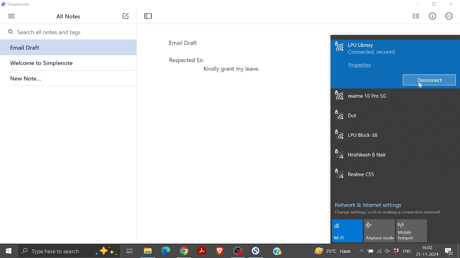  What do you see at coordinates (239, 251) in the screenshot?
I see `OBS studio` at bounding box center [239, 251].